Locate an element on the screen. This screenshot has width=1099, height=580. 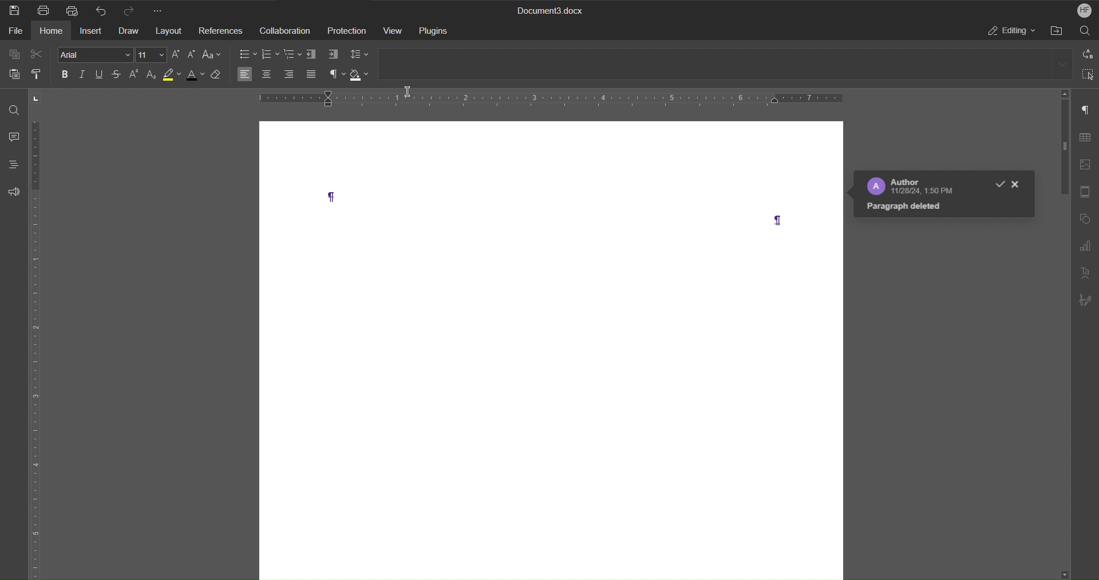
Justify is located at coordinates (310, 73).